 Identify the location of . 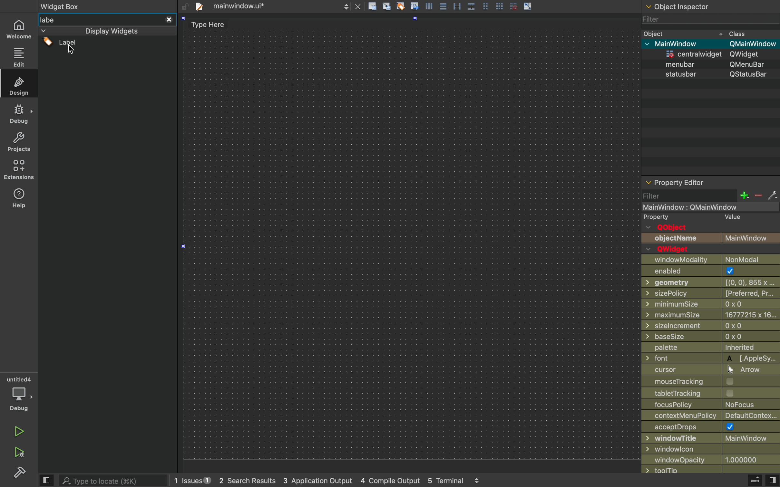
(711, 359).